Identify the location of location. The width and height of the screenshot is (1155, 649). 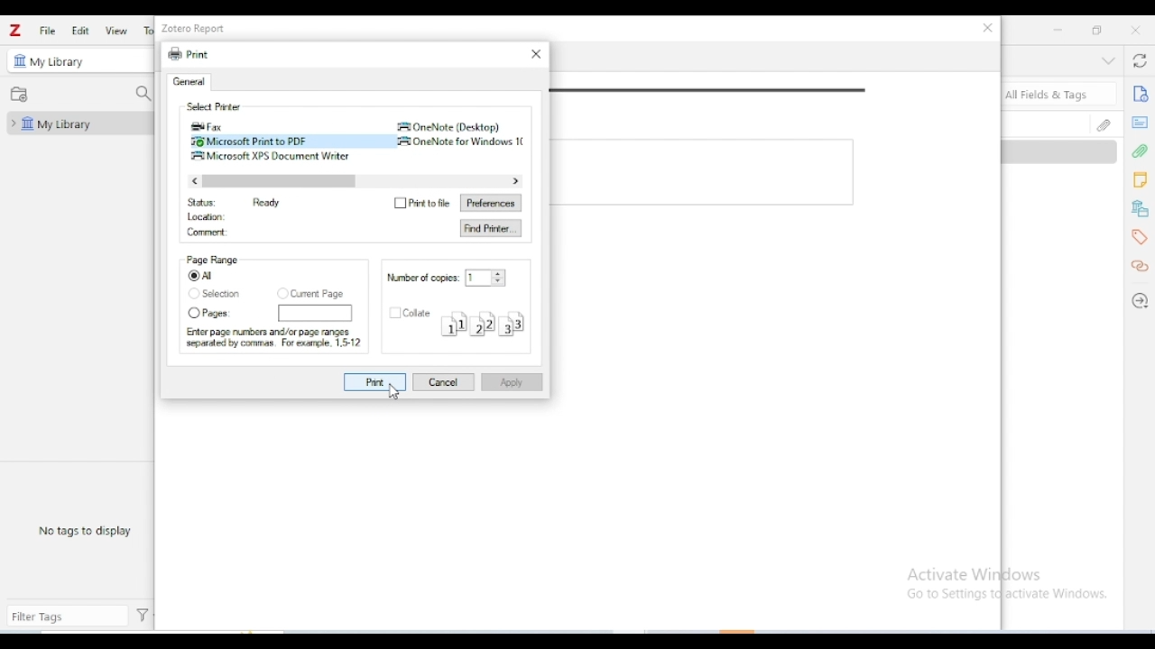
(206, 217).